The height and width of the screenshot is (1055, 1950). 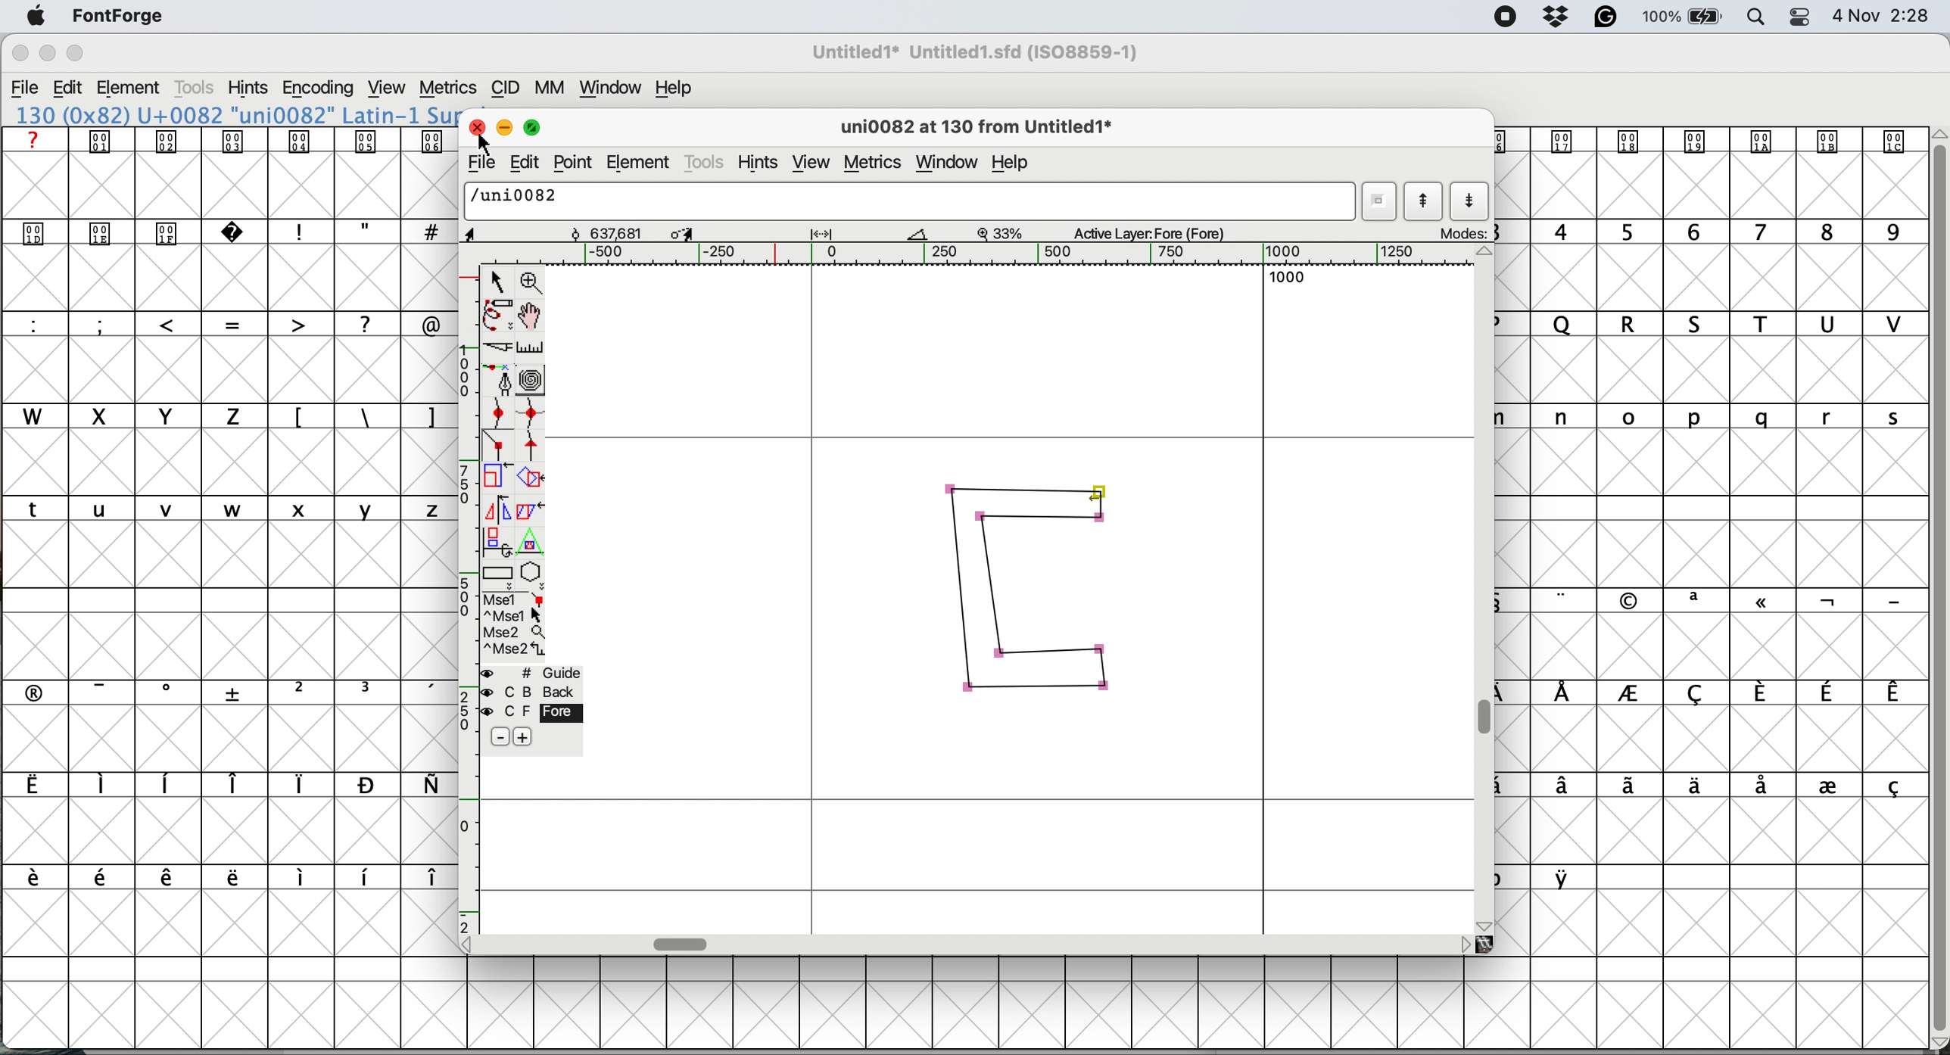 What do you see at coordinates (198, 88) in the screenshot?
I see `tools` at bounding box center [198, 88].